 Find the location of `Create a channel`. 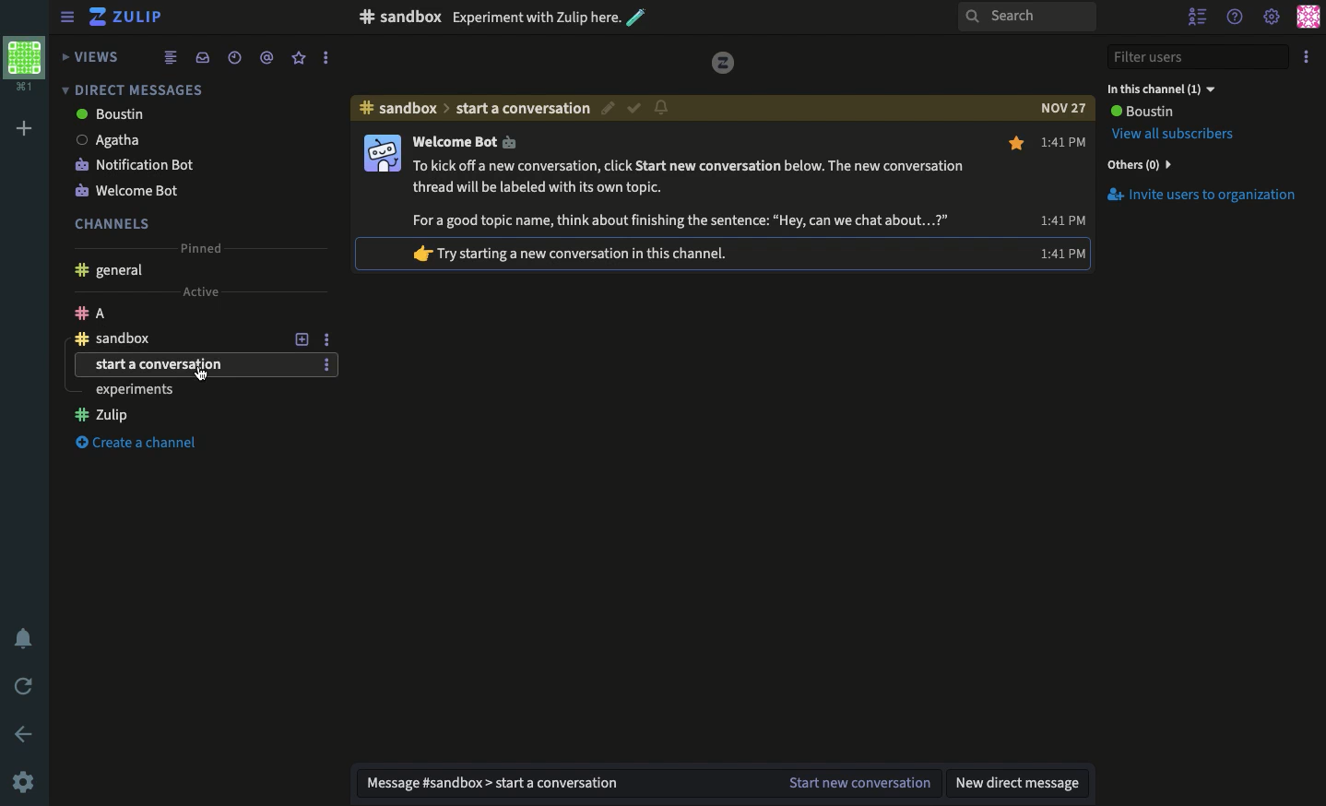

Create a channel is located at coordinates (146, 444).